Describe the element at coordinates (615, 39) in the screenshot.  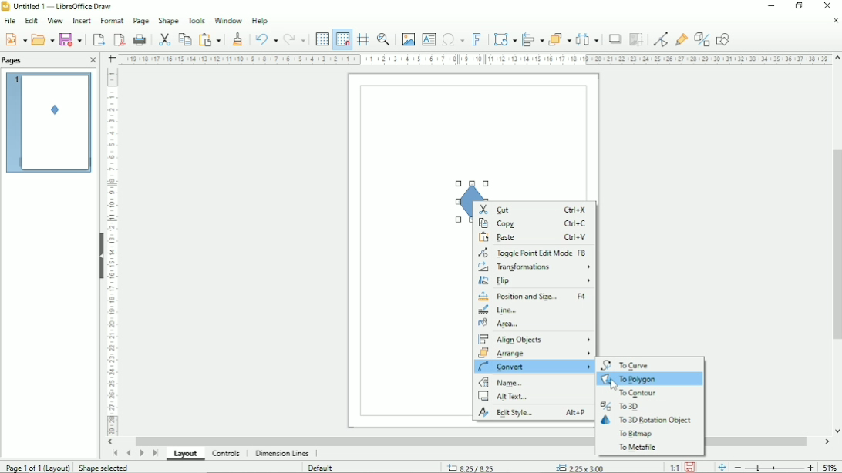
I see `Shadow` at that location.